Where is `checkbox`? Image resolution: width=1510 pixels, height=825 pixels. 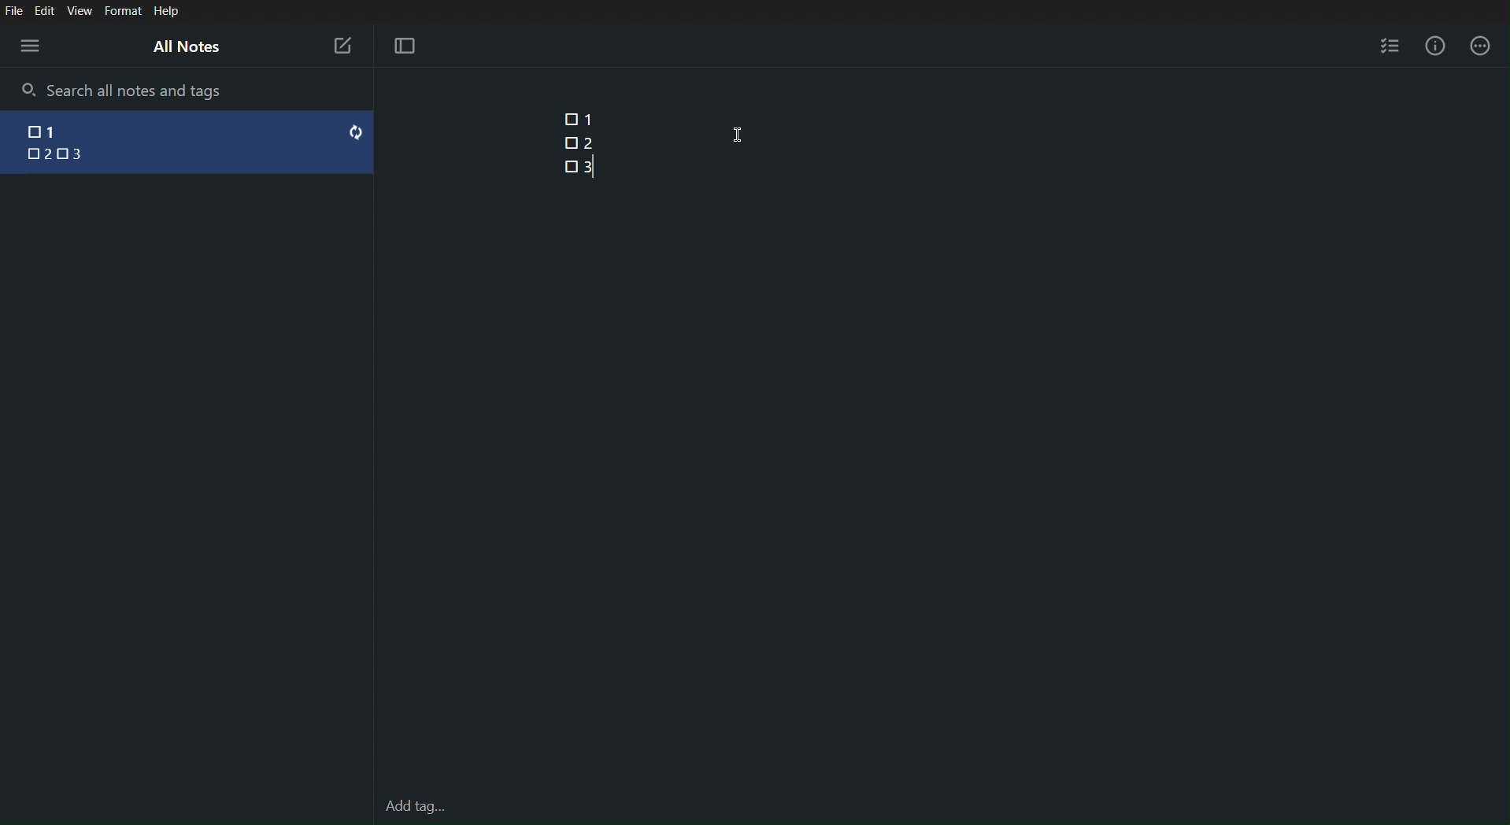 checkbox is located at coordinates (27, 154).